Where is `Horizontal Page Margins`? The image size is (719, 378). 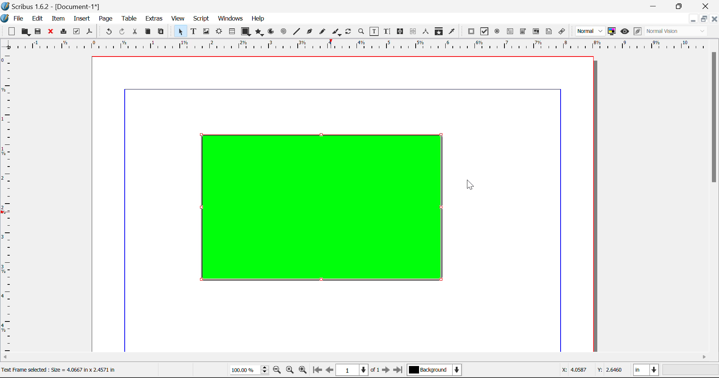 Horizontal Page Margins is located at coordinates (8, 203).